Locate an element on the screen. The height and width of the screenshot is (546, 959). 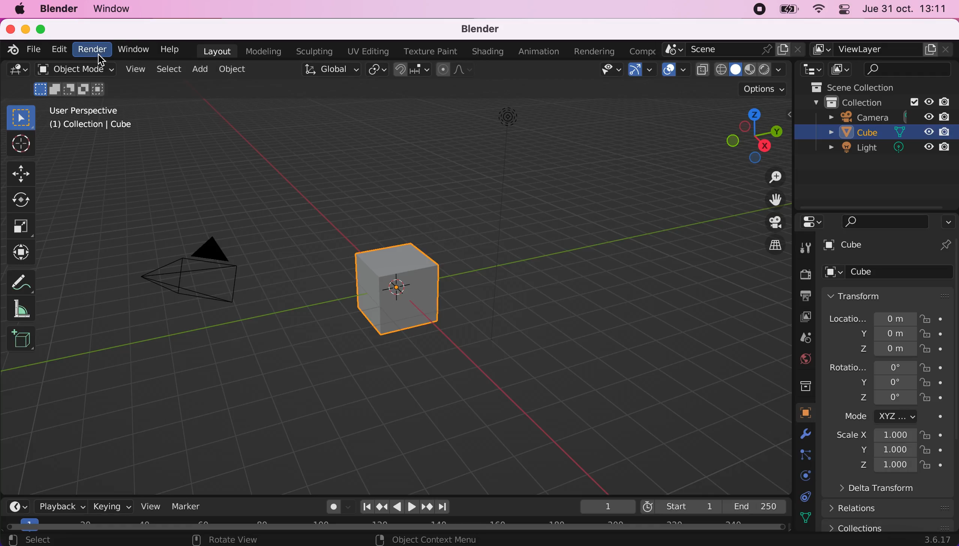
blender is located at coordinates (58, 9).